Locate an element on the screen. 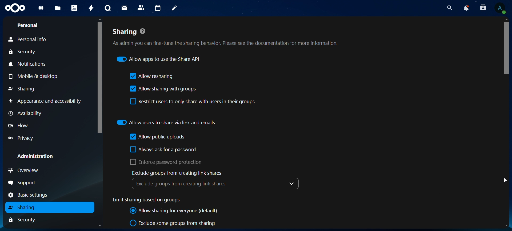 Image resolution: width=512 pixels, height=231 pixels. Cursor is located at coordinates (503, 181).